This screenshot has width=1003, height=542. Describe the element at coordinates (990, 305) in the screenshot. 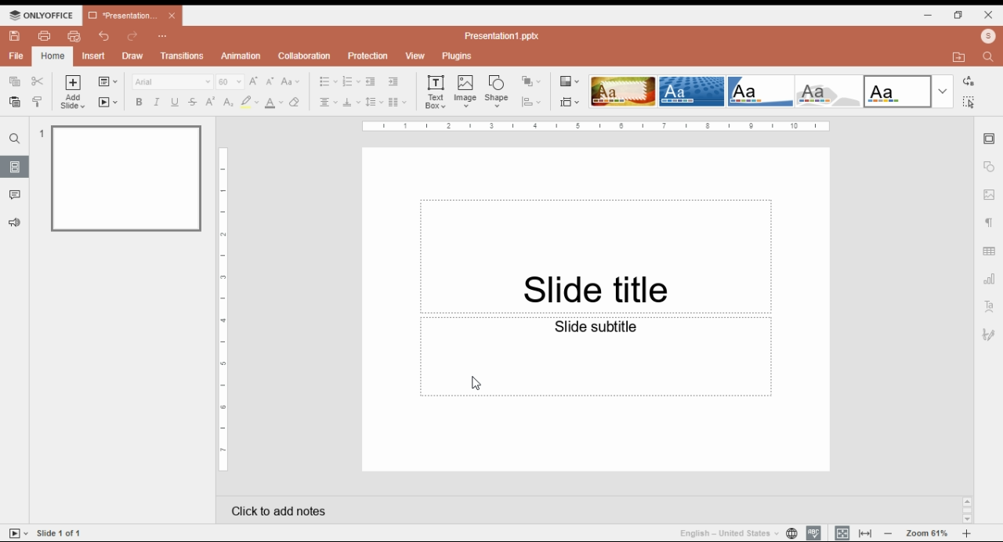

I see `text art settings` at that location.